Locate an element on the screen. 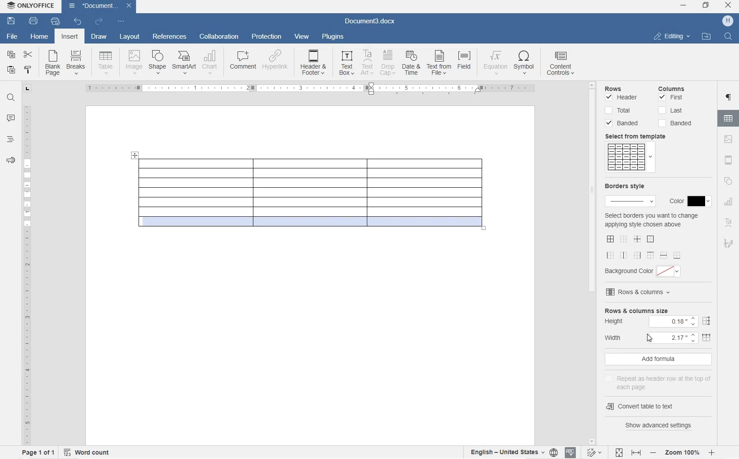 The image size is (739, 459). CHART SETTINGS is located at coordinates (728, 203).